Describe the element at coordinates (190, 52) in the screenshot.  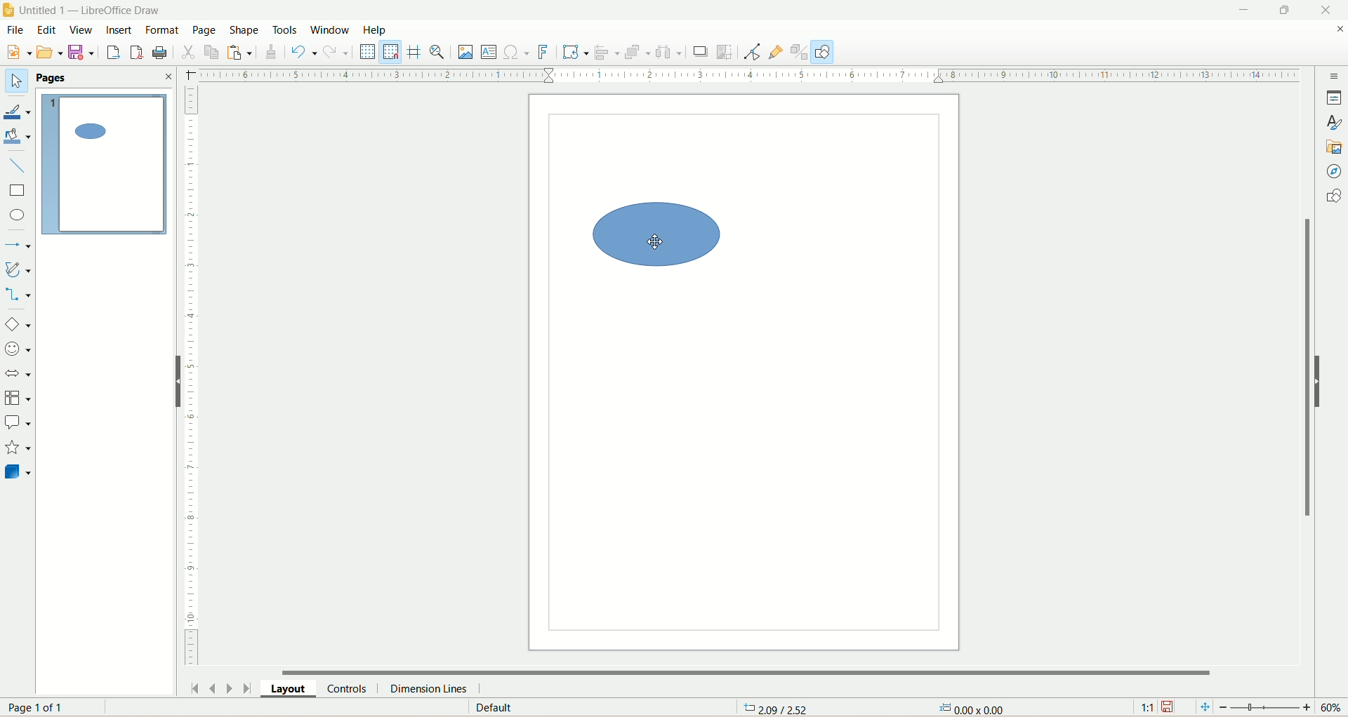
I see `cut` at that location.